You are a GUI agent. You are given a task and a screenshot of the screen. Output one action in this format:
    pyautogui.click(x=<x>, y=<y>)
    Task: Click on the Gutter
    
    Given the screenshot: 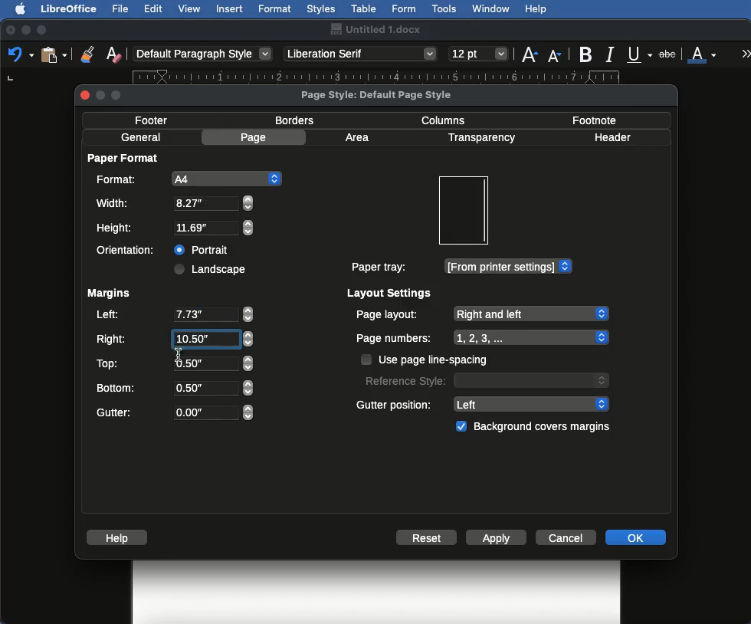 What is the action you would take?
    pyautogui.click(x=175, y=413)
    